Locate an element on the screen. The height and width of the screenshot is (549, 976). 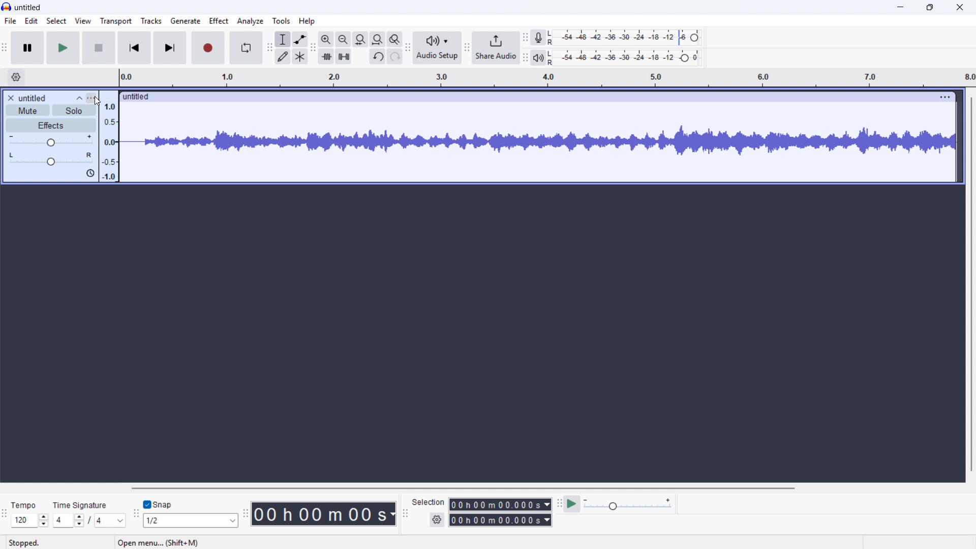
Silence audio selection  is located at coordinates (344, 57).